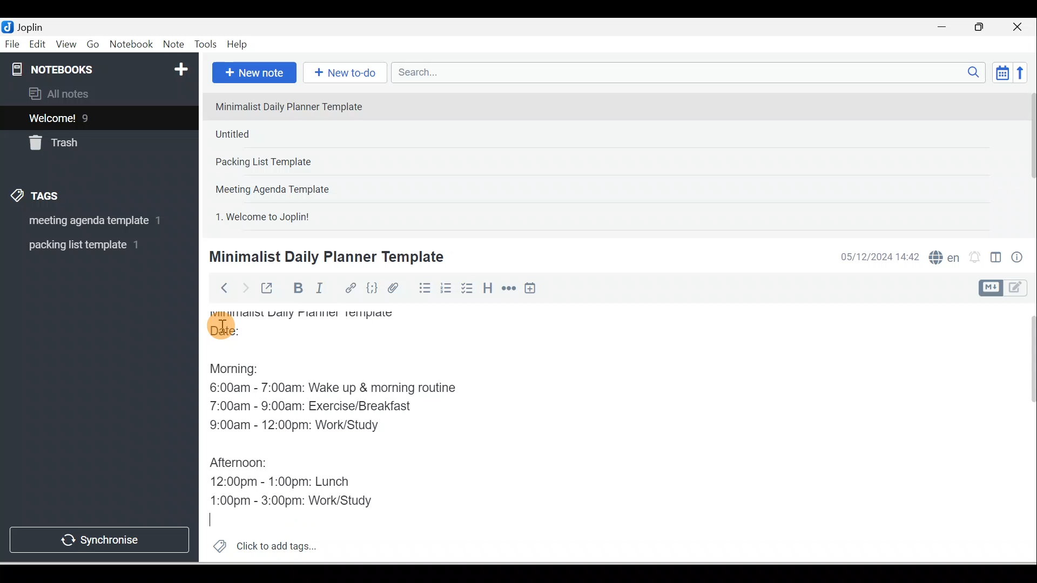 Image resolution: width=1037 pixels, height=583 pixels. I want to click on Hyperlink, so click(349, 289).